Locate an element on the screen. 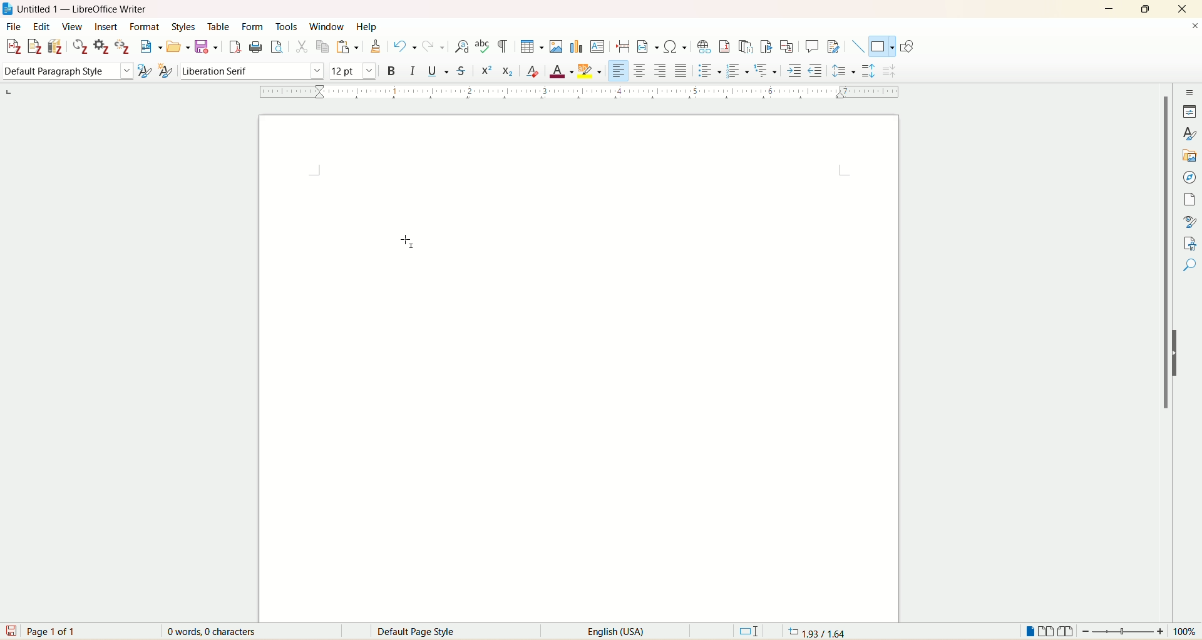  decrease indent is located at coordinates (816, 70).